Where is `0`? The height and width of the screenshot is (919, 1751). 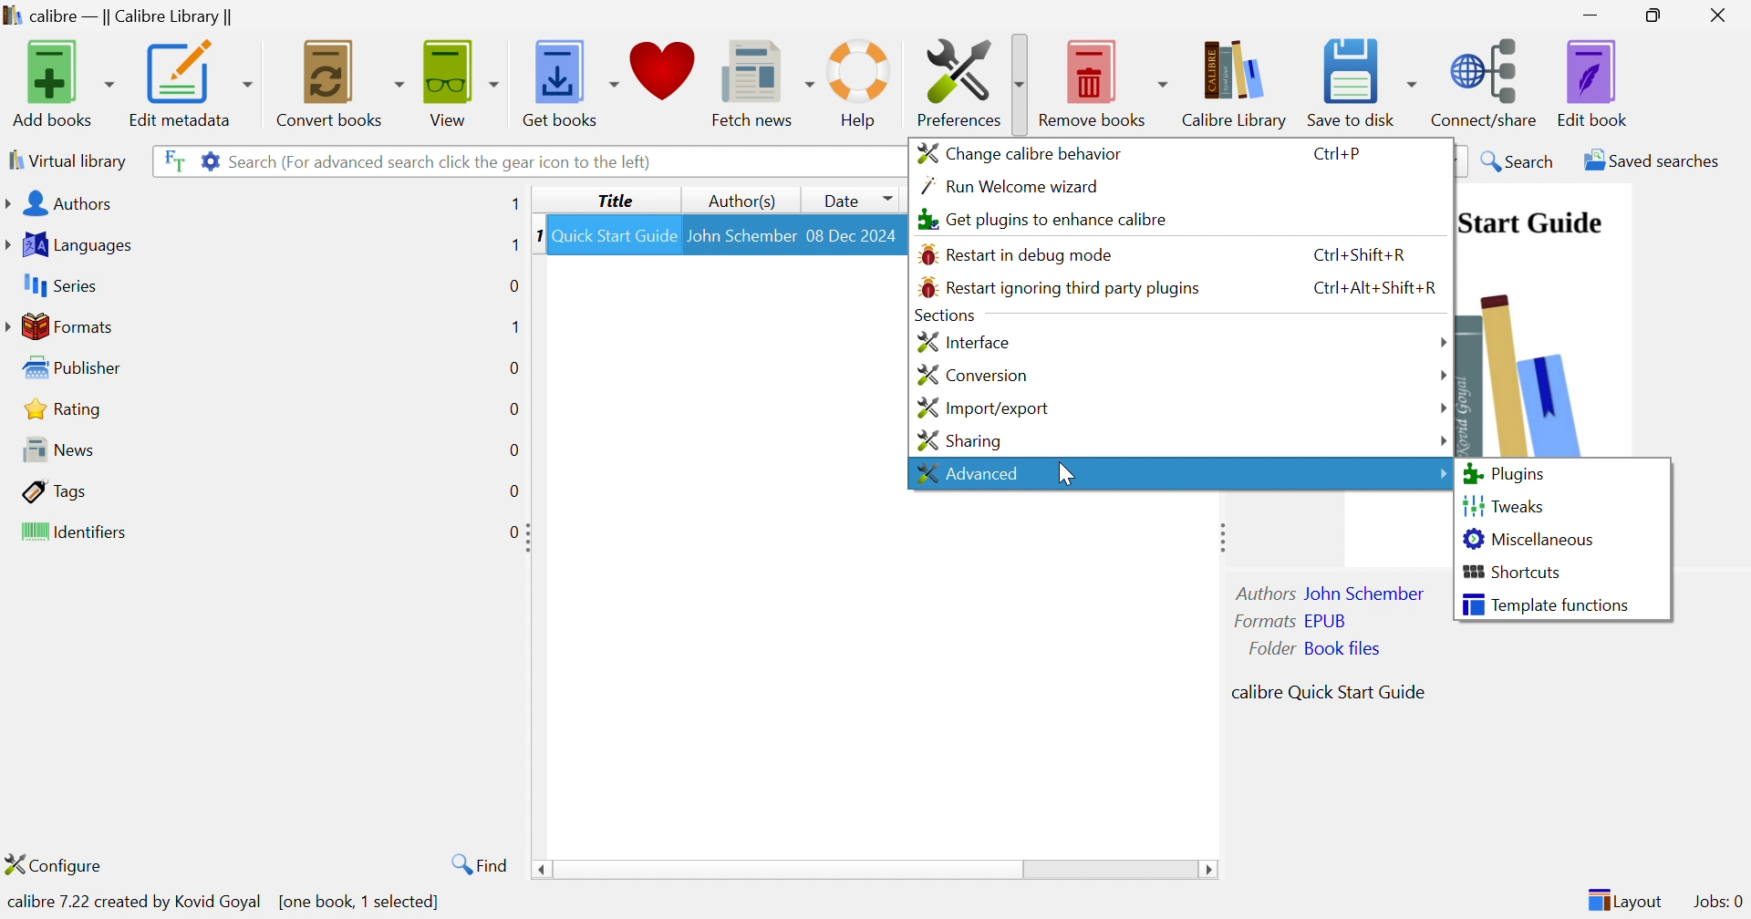
0 is located at coordinates (513, 450).